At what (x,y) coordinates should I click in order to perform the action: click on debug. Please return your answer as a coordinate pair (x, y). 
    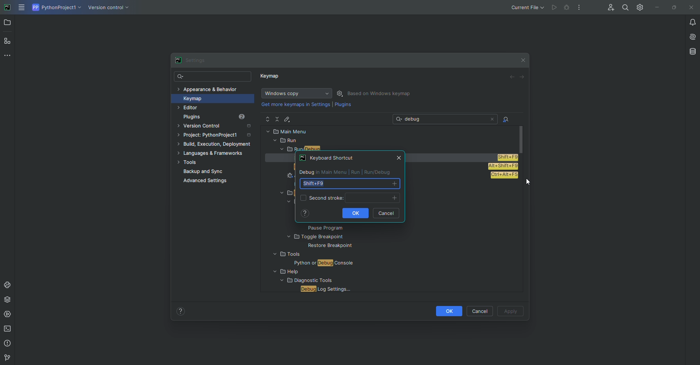
    Looking at the image, I should click on (567, 8).